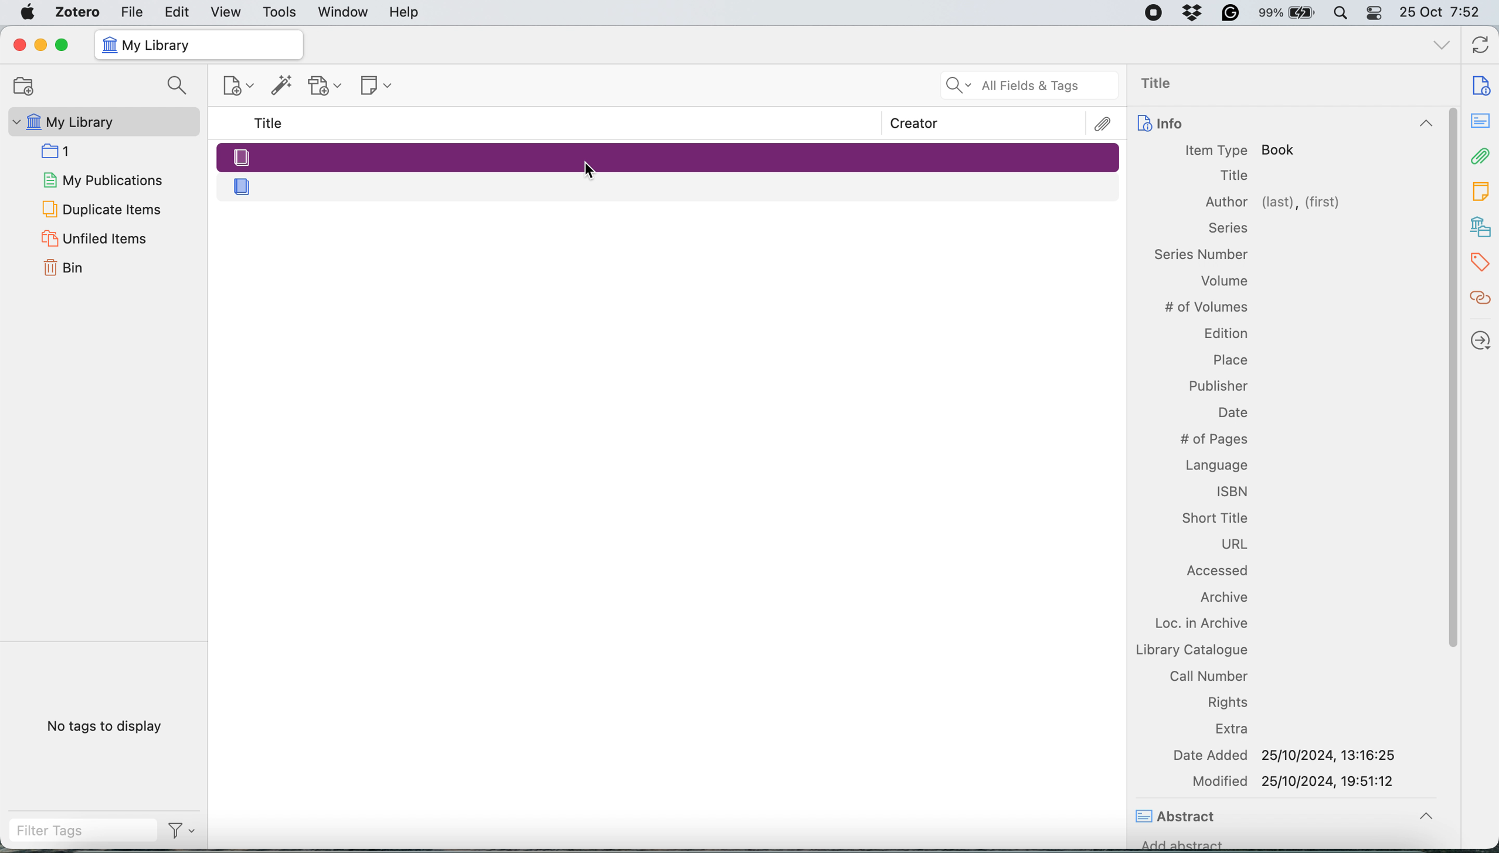  Describe the element at coordinates (97, 238) in the screenshot. I see `Unfiled Items` at that location.